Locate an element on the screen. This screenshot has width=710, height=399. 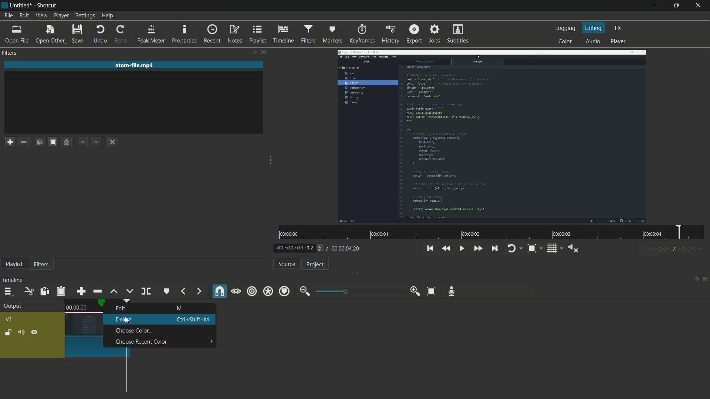
save is located at coordinates (77, 34).